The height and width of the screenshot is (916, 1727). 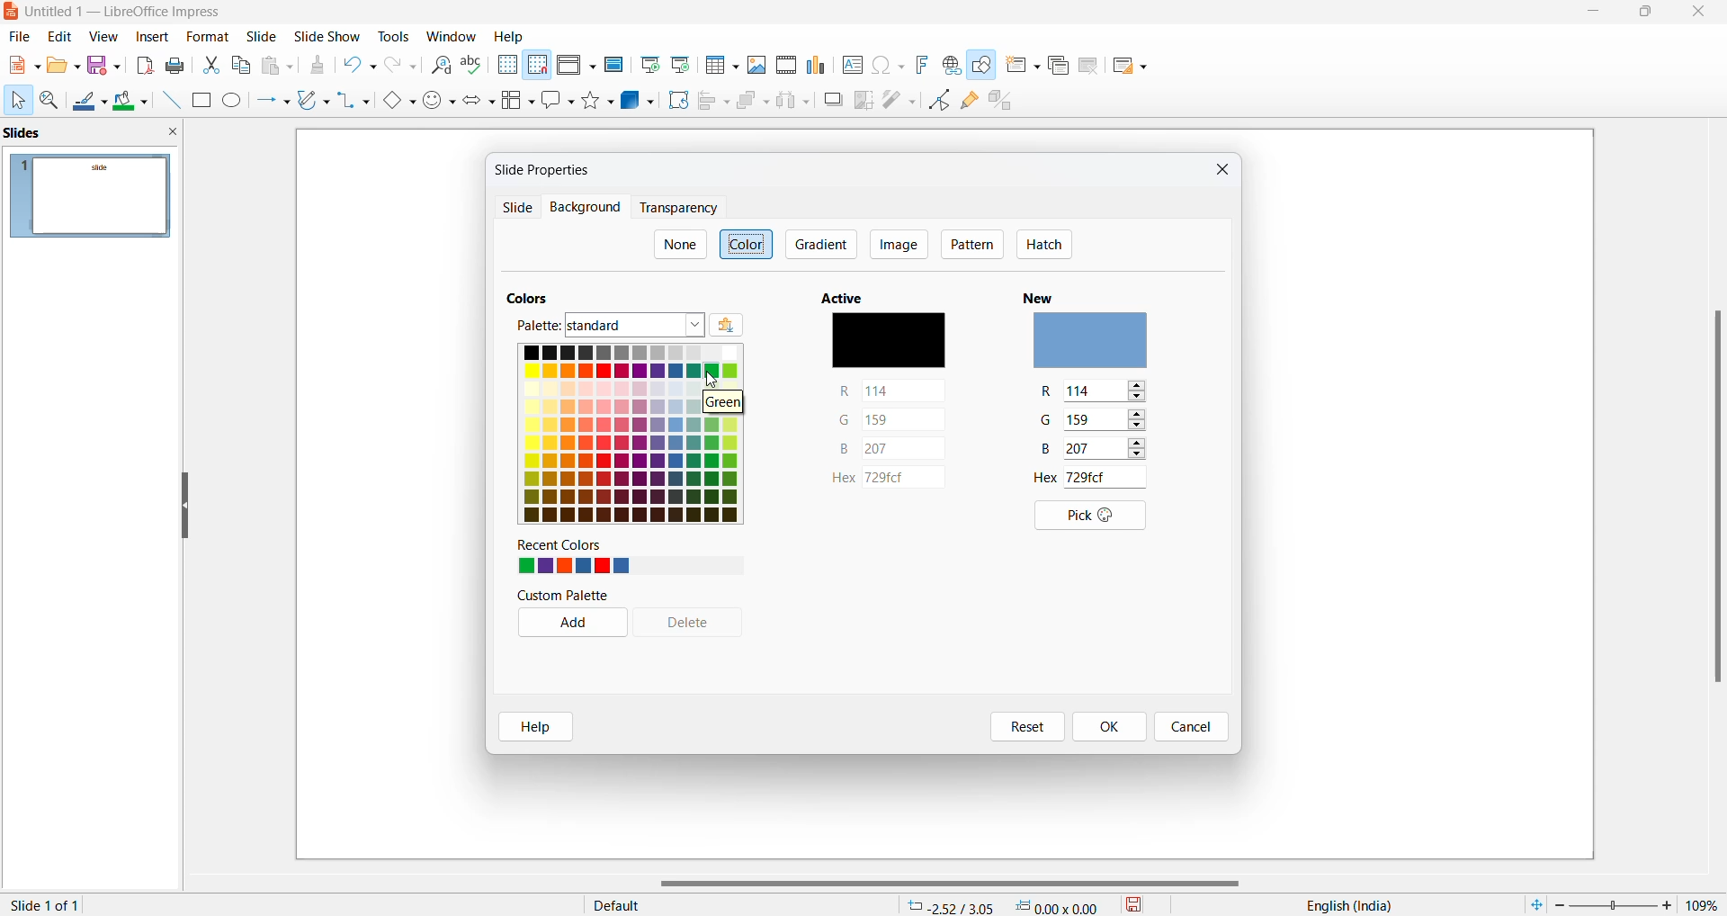 What do you see at coordinates (328, 38) in the screenshot?
I see `slide show` at bounding box center [328, 38].